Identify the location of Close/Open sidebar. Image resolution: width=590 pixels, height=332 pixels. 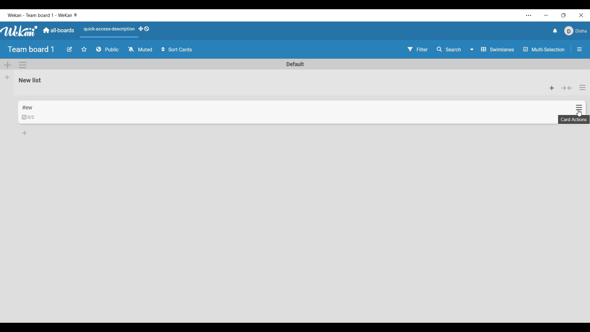
(580, 49).